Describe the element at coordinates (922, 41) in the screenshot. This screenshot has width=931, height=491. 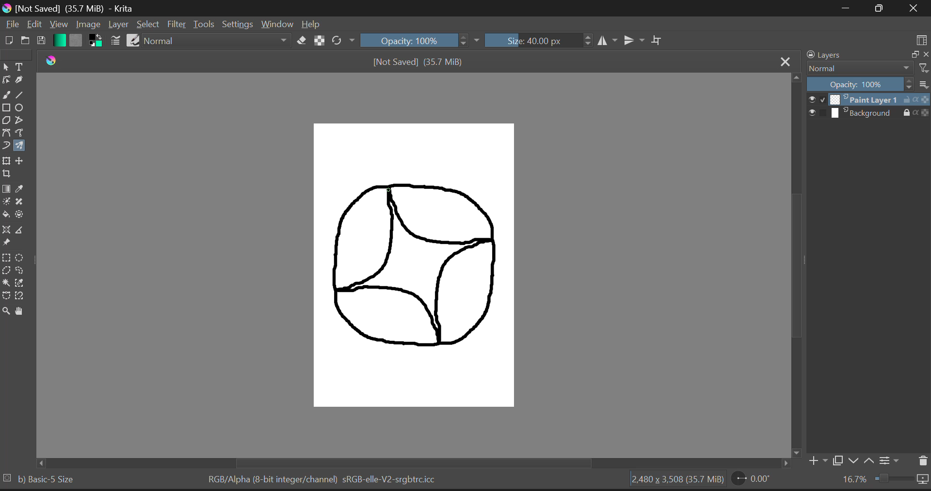
I see `Choose Workspace` at that location.